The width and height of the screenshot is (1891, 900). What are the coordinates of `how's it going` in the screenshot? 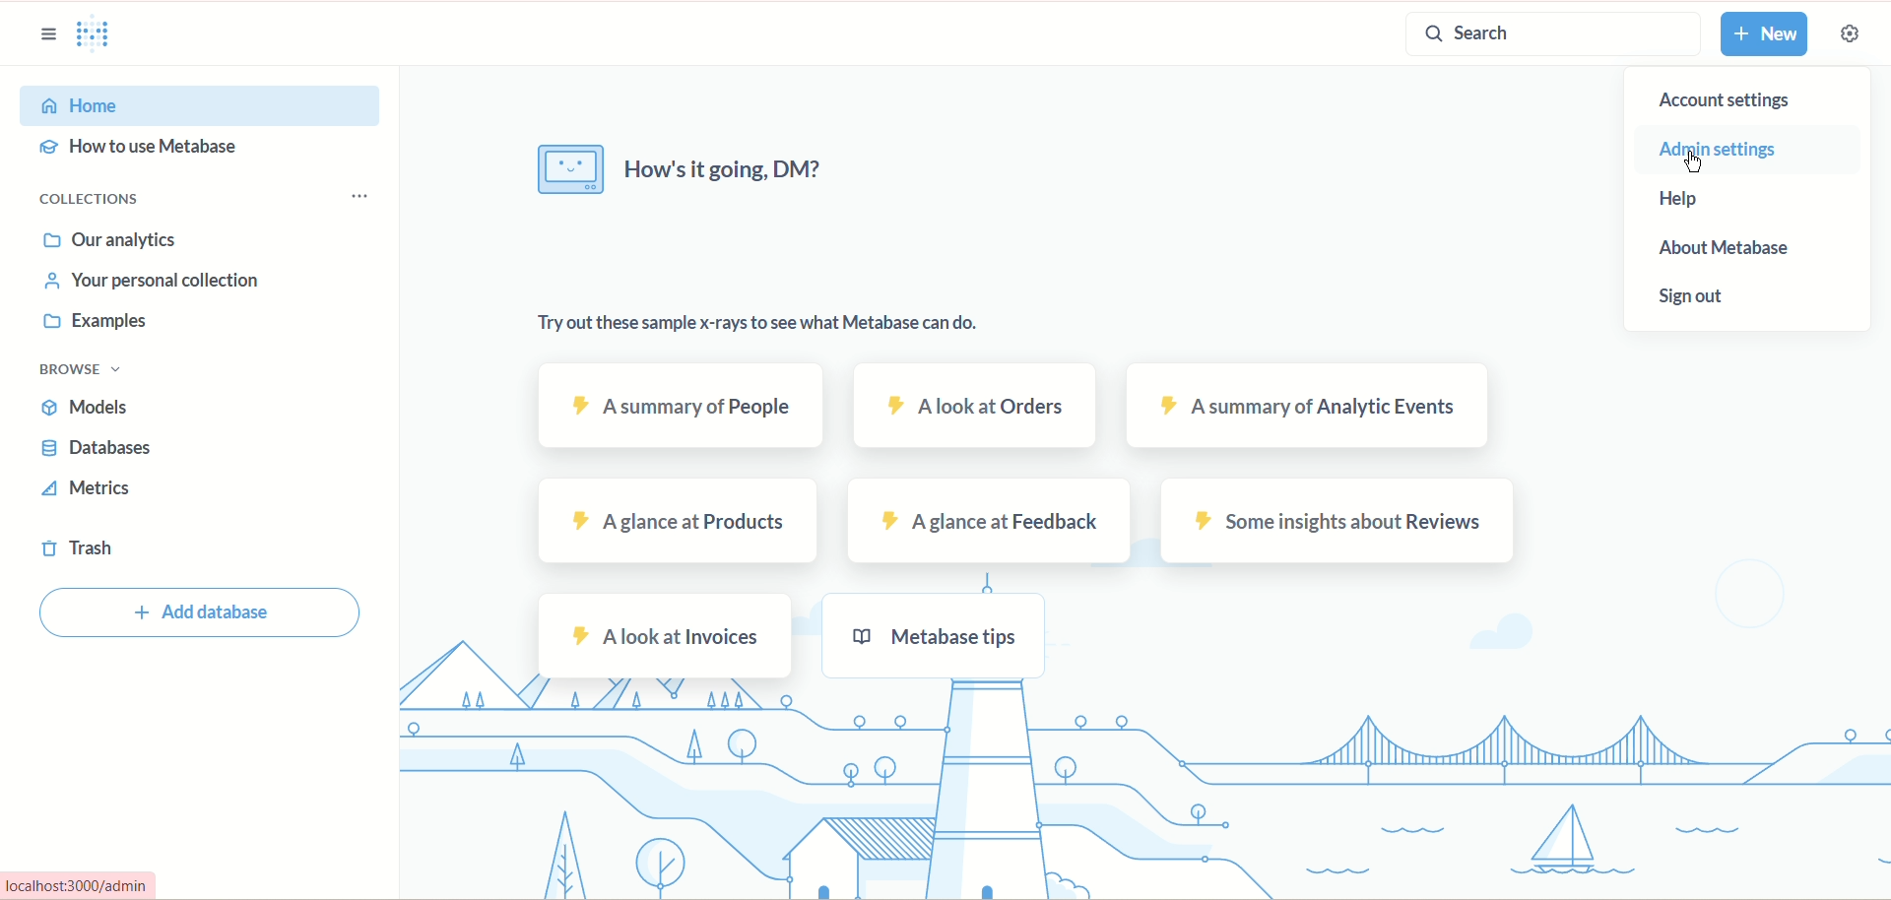 It's located at (735, 172).